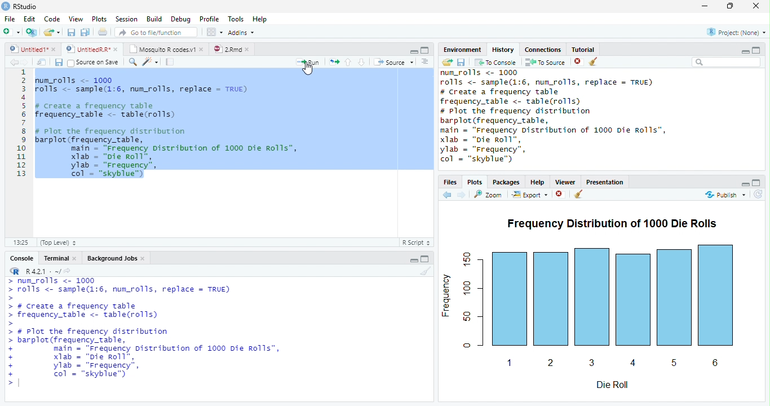 The width and height of the screenshot is (770, 406). I want to click on Close, so click(757, 6).